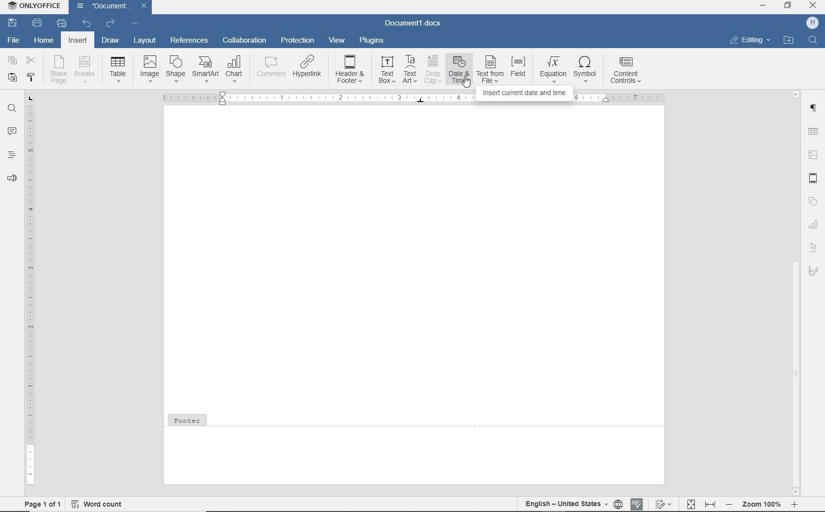 The image size is (825, 512). Describe the element at coordinates (588, 70) in the screenshot. I see `symbol` at that location.